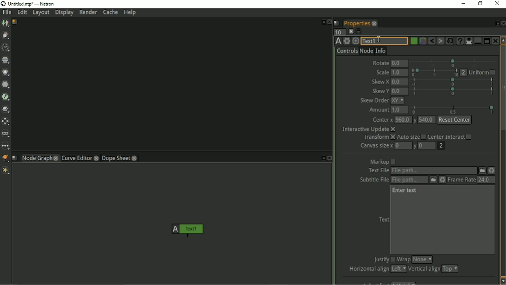 Image resolution: width=506 pixels, height=285 pixels. What do you see at coordinates (454, 91) in the screenshot?
I see `selection bar` at bounding box center [454, 91].